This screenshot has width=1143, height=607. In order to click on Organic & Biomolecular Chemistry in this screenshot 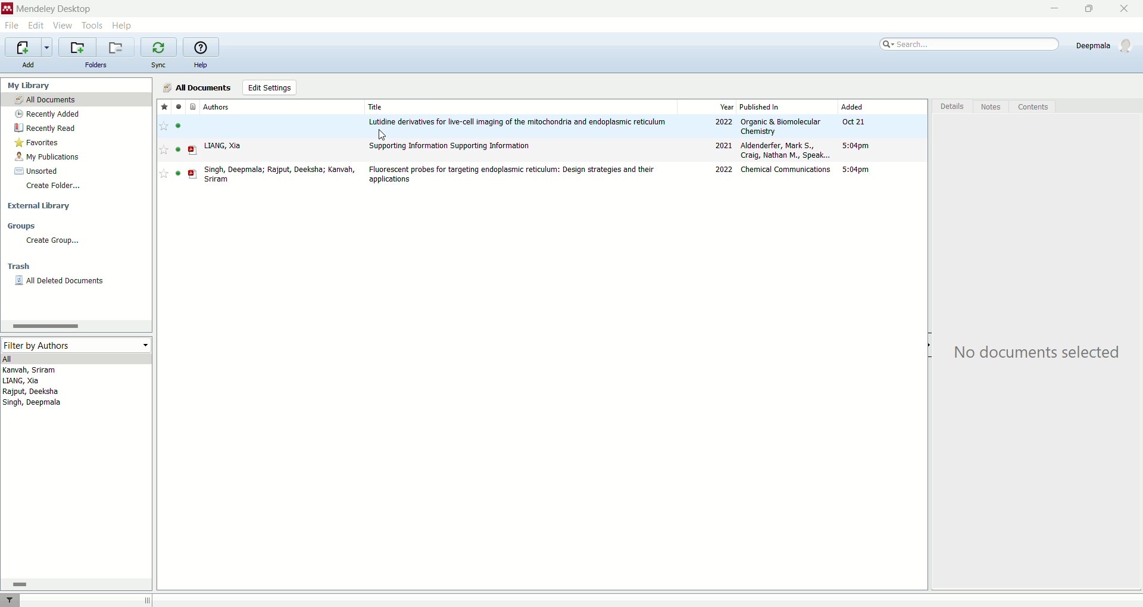, I will do `click(783, 126)`.